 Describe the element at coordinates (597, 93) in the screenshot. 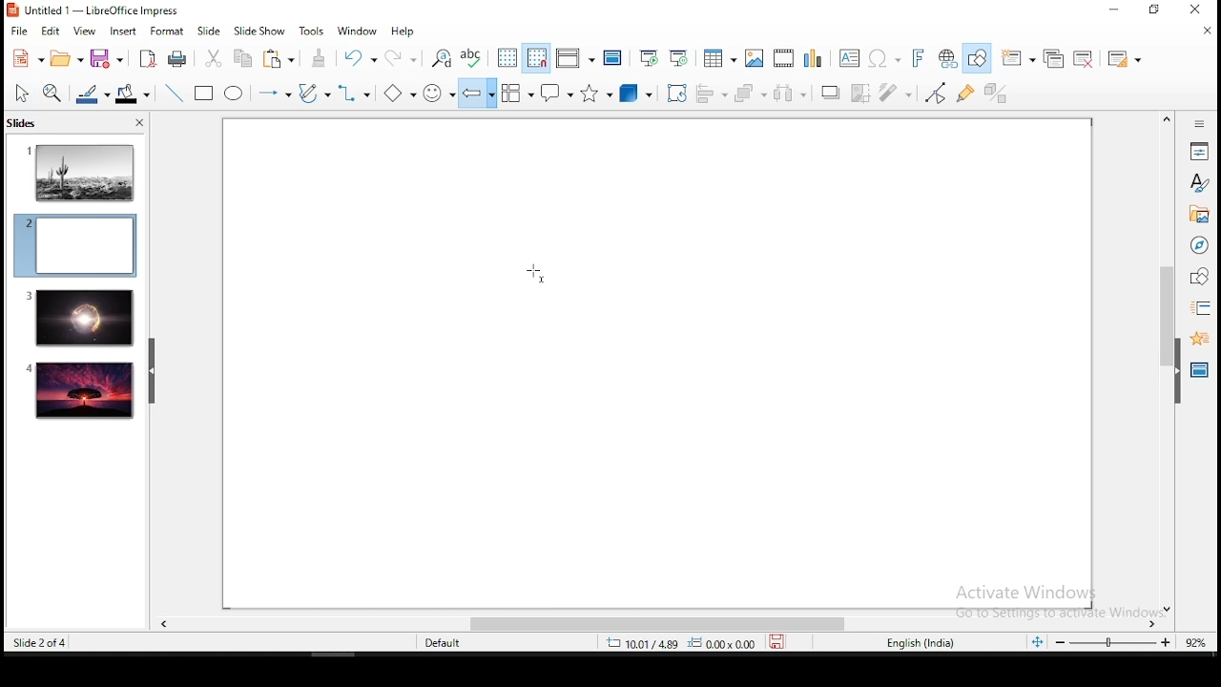

I see `stars and banners` at that location.